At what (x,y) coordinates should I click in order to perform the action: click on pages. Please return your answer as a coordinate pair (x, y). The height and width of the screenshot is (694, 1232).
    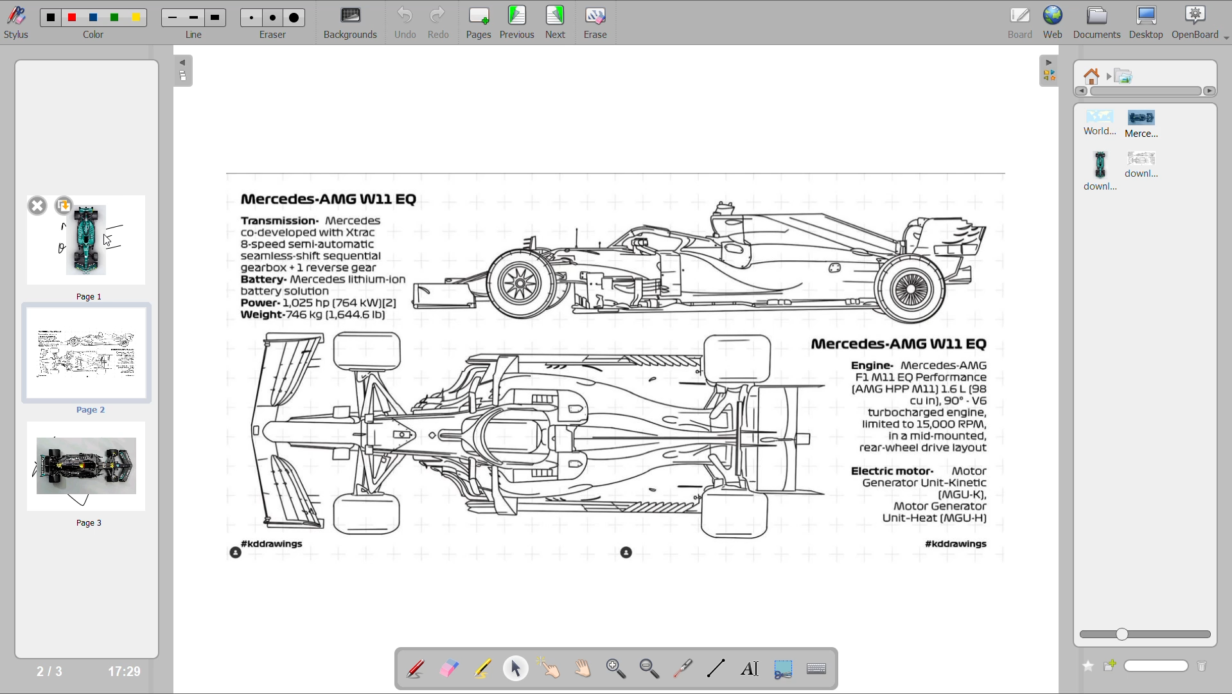
    Looking at the image, I should click on (479, 23).